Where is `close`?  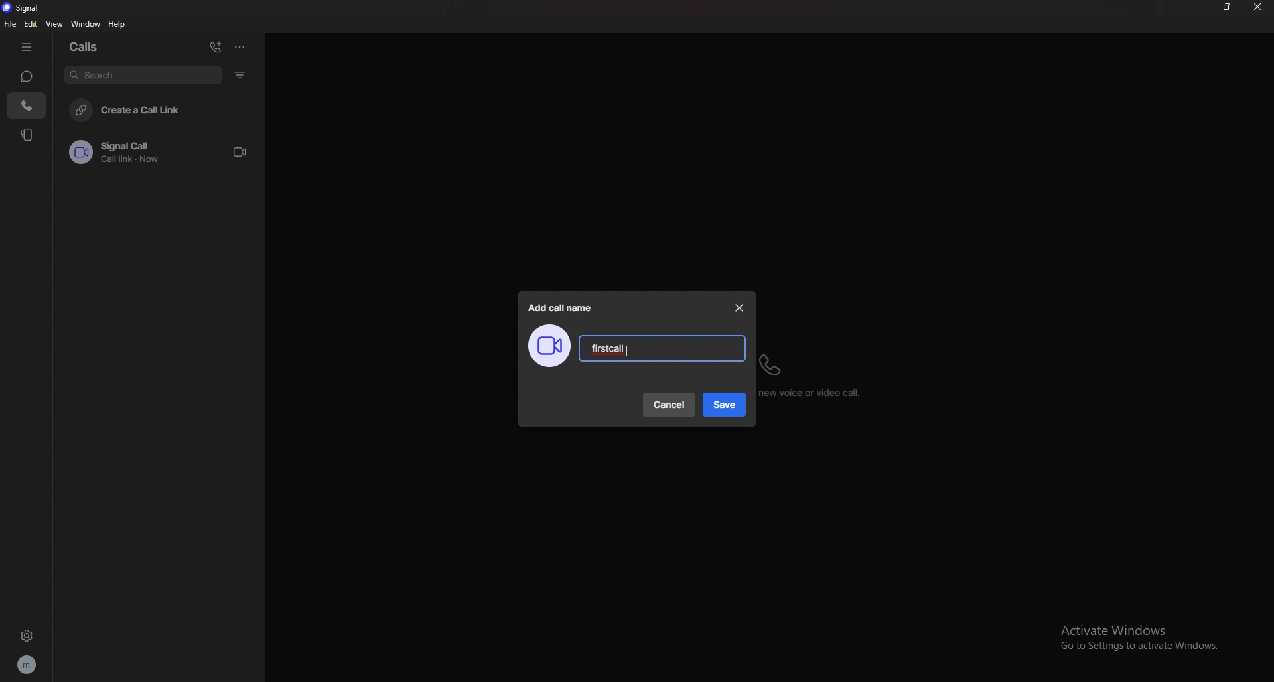
close is located at coordinates (1257, 7).